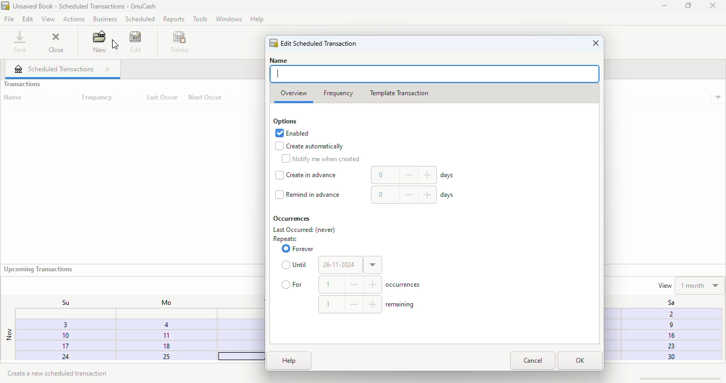 This screenshot has width=726, height=383. Describe the element at coordinates (350, 265) in the screenshot. I see `26-11-2024` at that location.